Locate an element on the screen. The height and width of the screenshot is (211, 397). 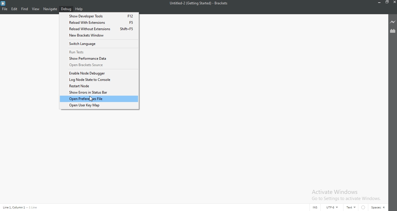
Show Errors in Status Bar is located at coordinates (99, 92).